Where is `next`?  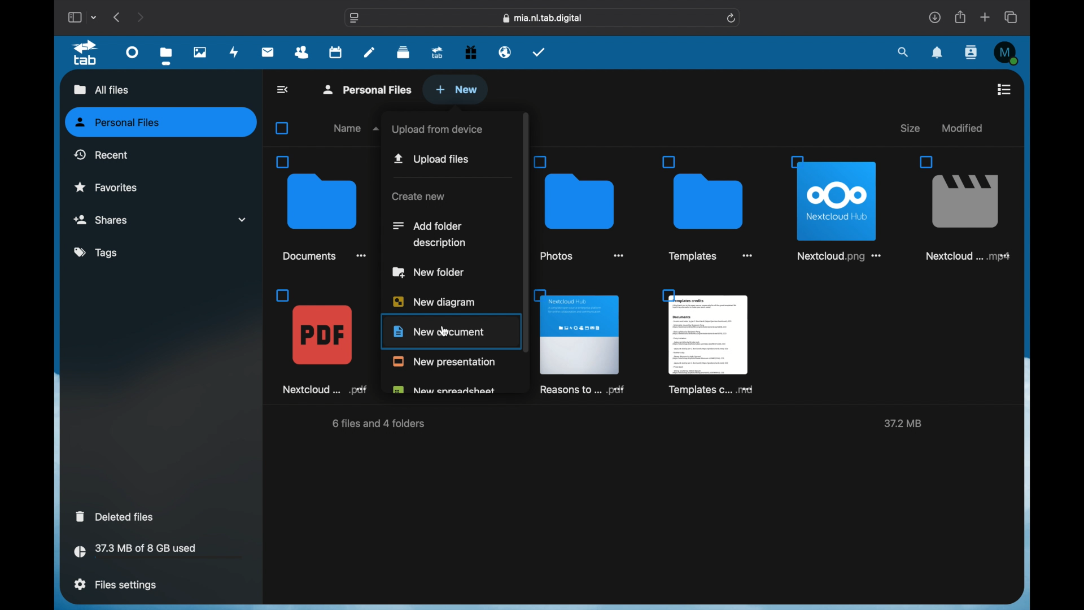
next is located at coordinates (140, 17).